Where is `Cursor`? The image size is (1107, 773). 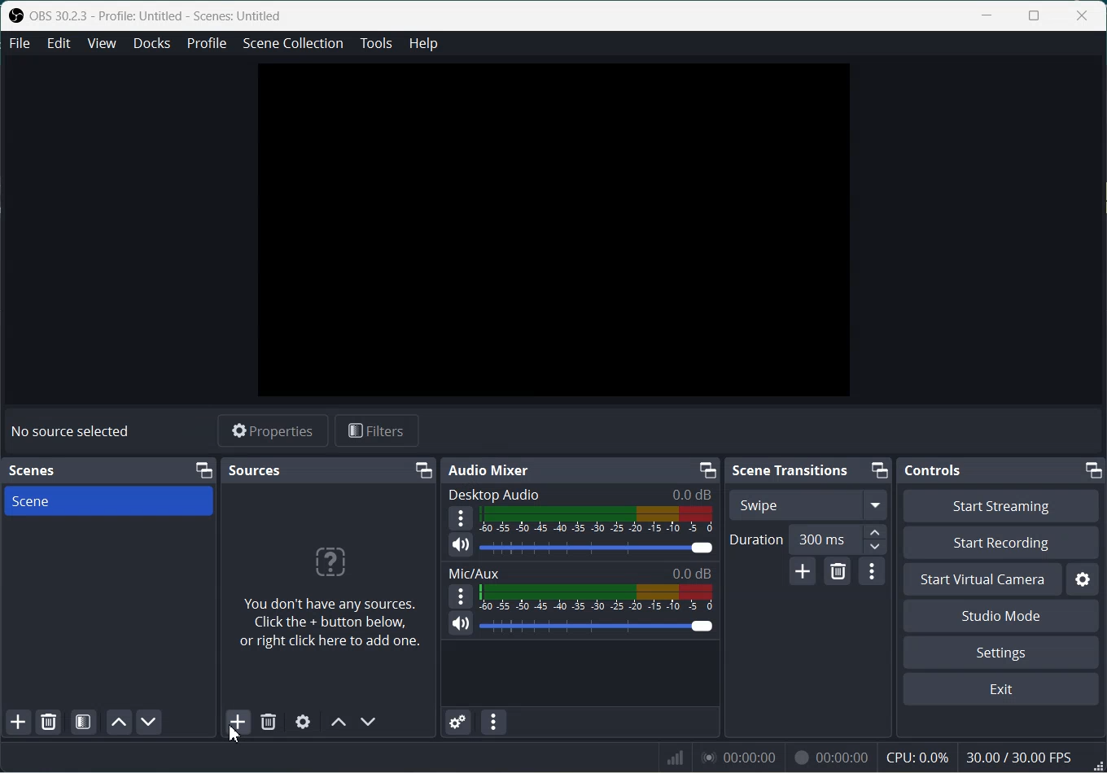 Cursor is located at coordinates (233, 736).